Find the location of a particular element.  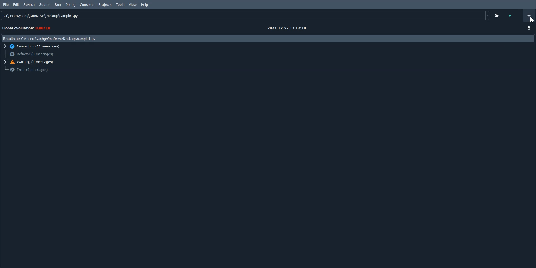

Tools is located at coordinates (120, 5).